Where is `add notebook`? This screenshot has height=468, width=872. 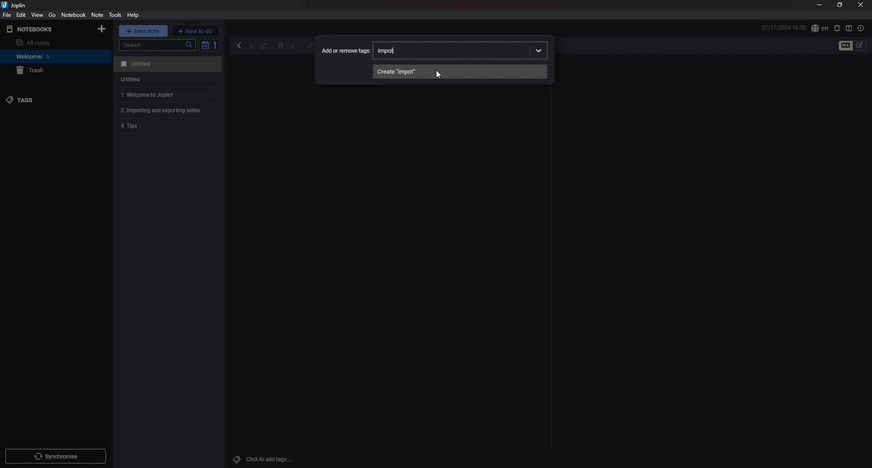 add notebook is located at coordinates (102, 29).